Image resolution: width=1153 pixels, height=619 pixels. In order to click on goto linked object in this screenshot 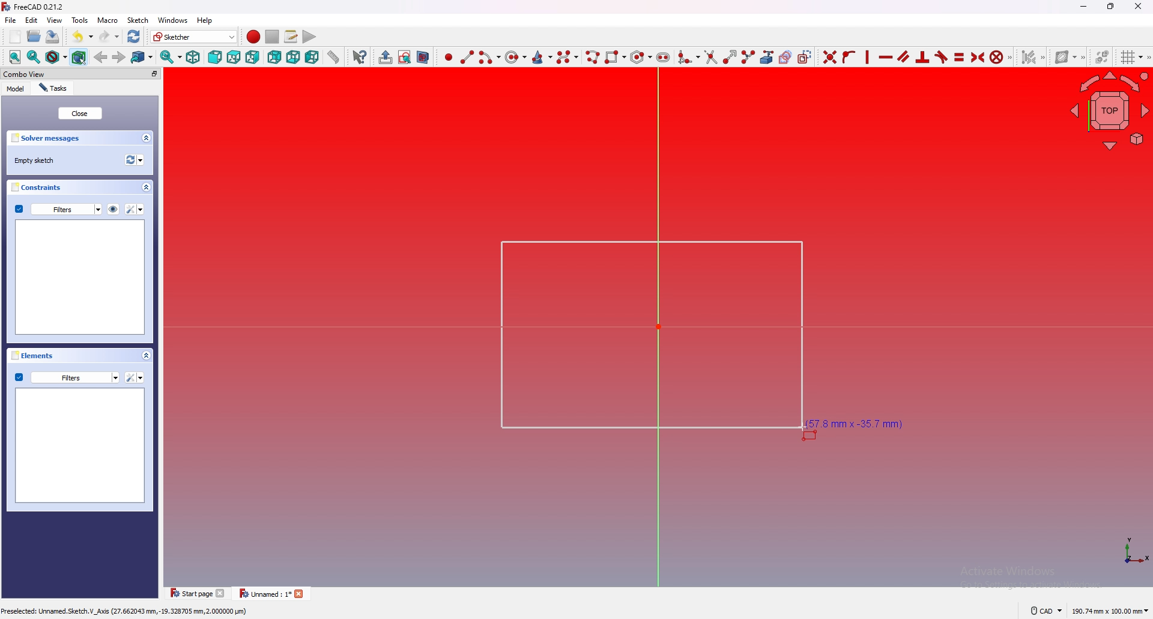, I will do `click(143, 57)`.